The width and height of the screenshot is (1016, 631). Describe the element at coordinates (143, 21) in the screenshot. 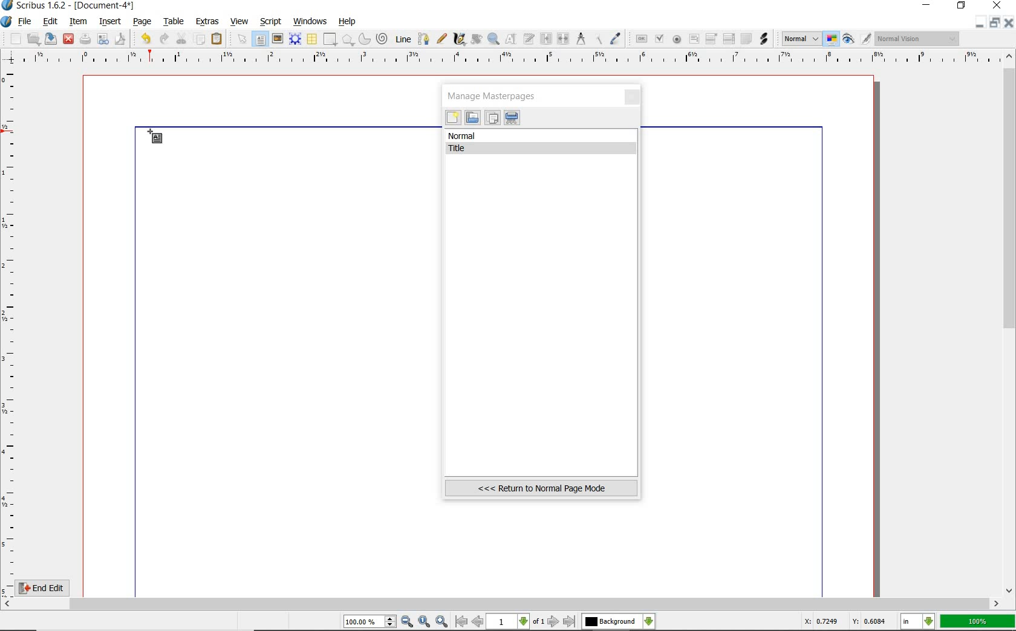

I see `page` at that location.